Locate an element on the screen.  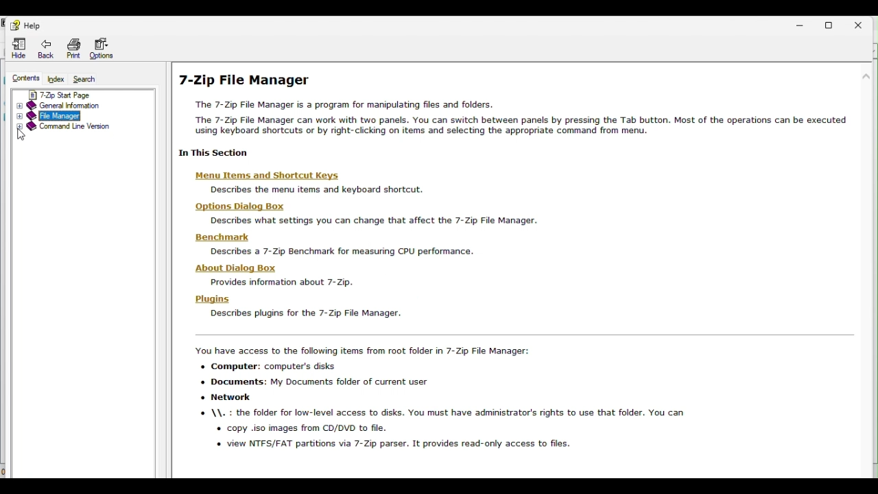
file manager is located at coordinates (55, 116).